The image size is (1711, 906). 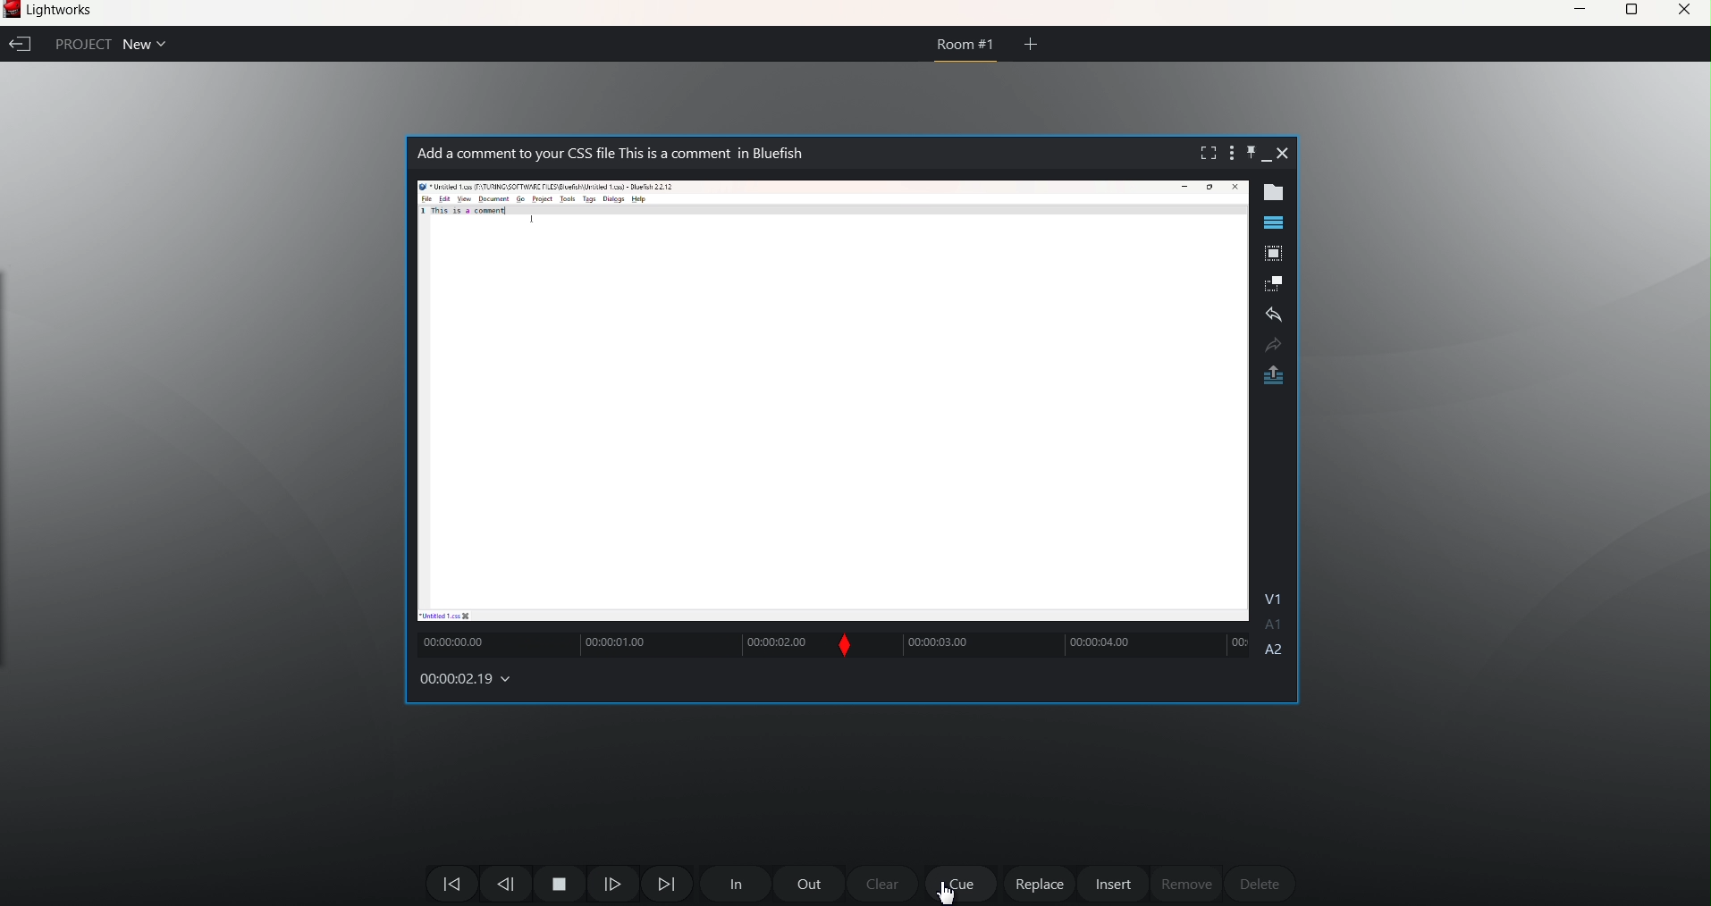 I want to click on remove, so click(x=1186, y=884).